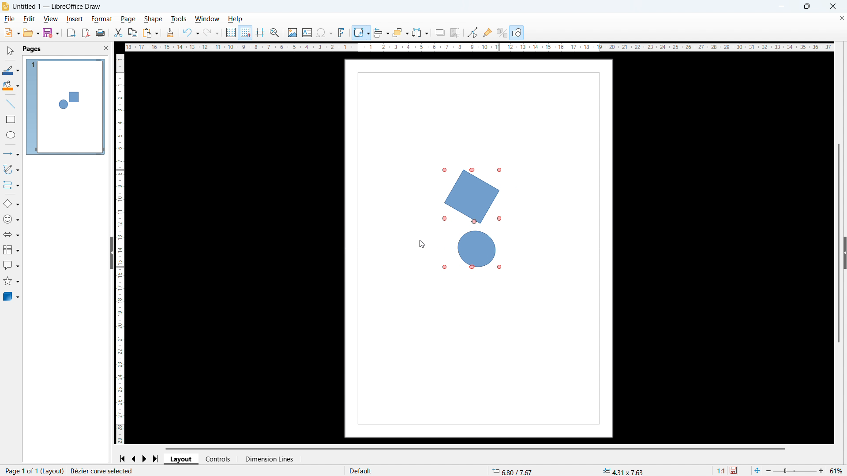  What do you see at coordinates (11, 85) in the screenshot?
I see `Background colour ` at bounding box center [11, 85].